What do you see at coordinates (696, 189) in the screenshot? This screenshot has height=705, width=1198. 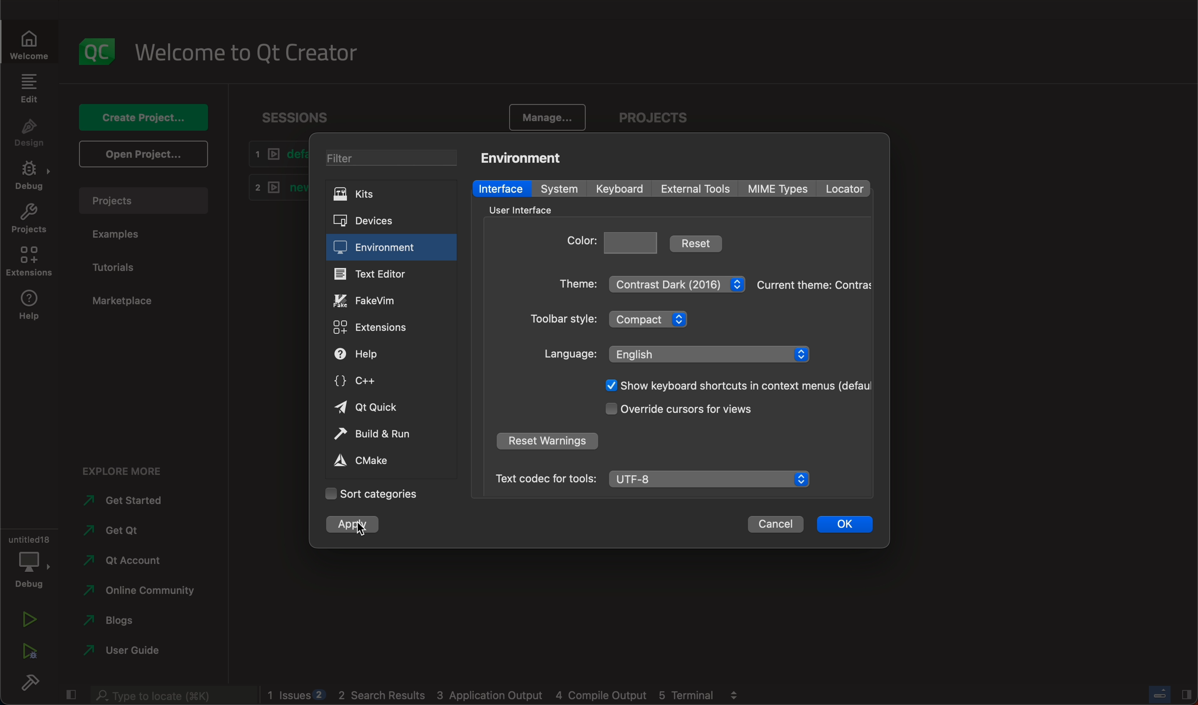 I see `external tools` at bounding box center [696, 189].